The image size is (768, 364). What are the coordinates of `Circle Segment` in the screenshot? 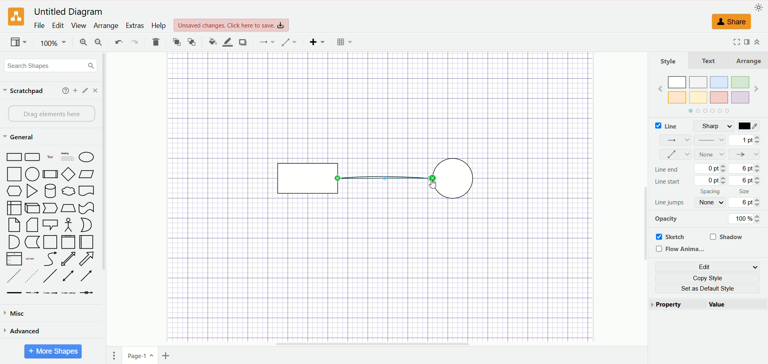 It's located at (86, 225).